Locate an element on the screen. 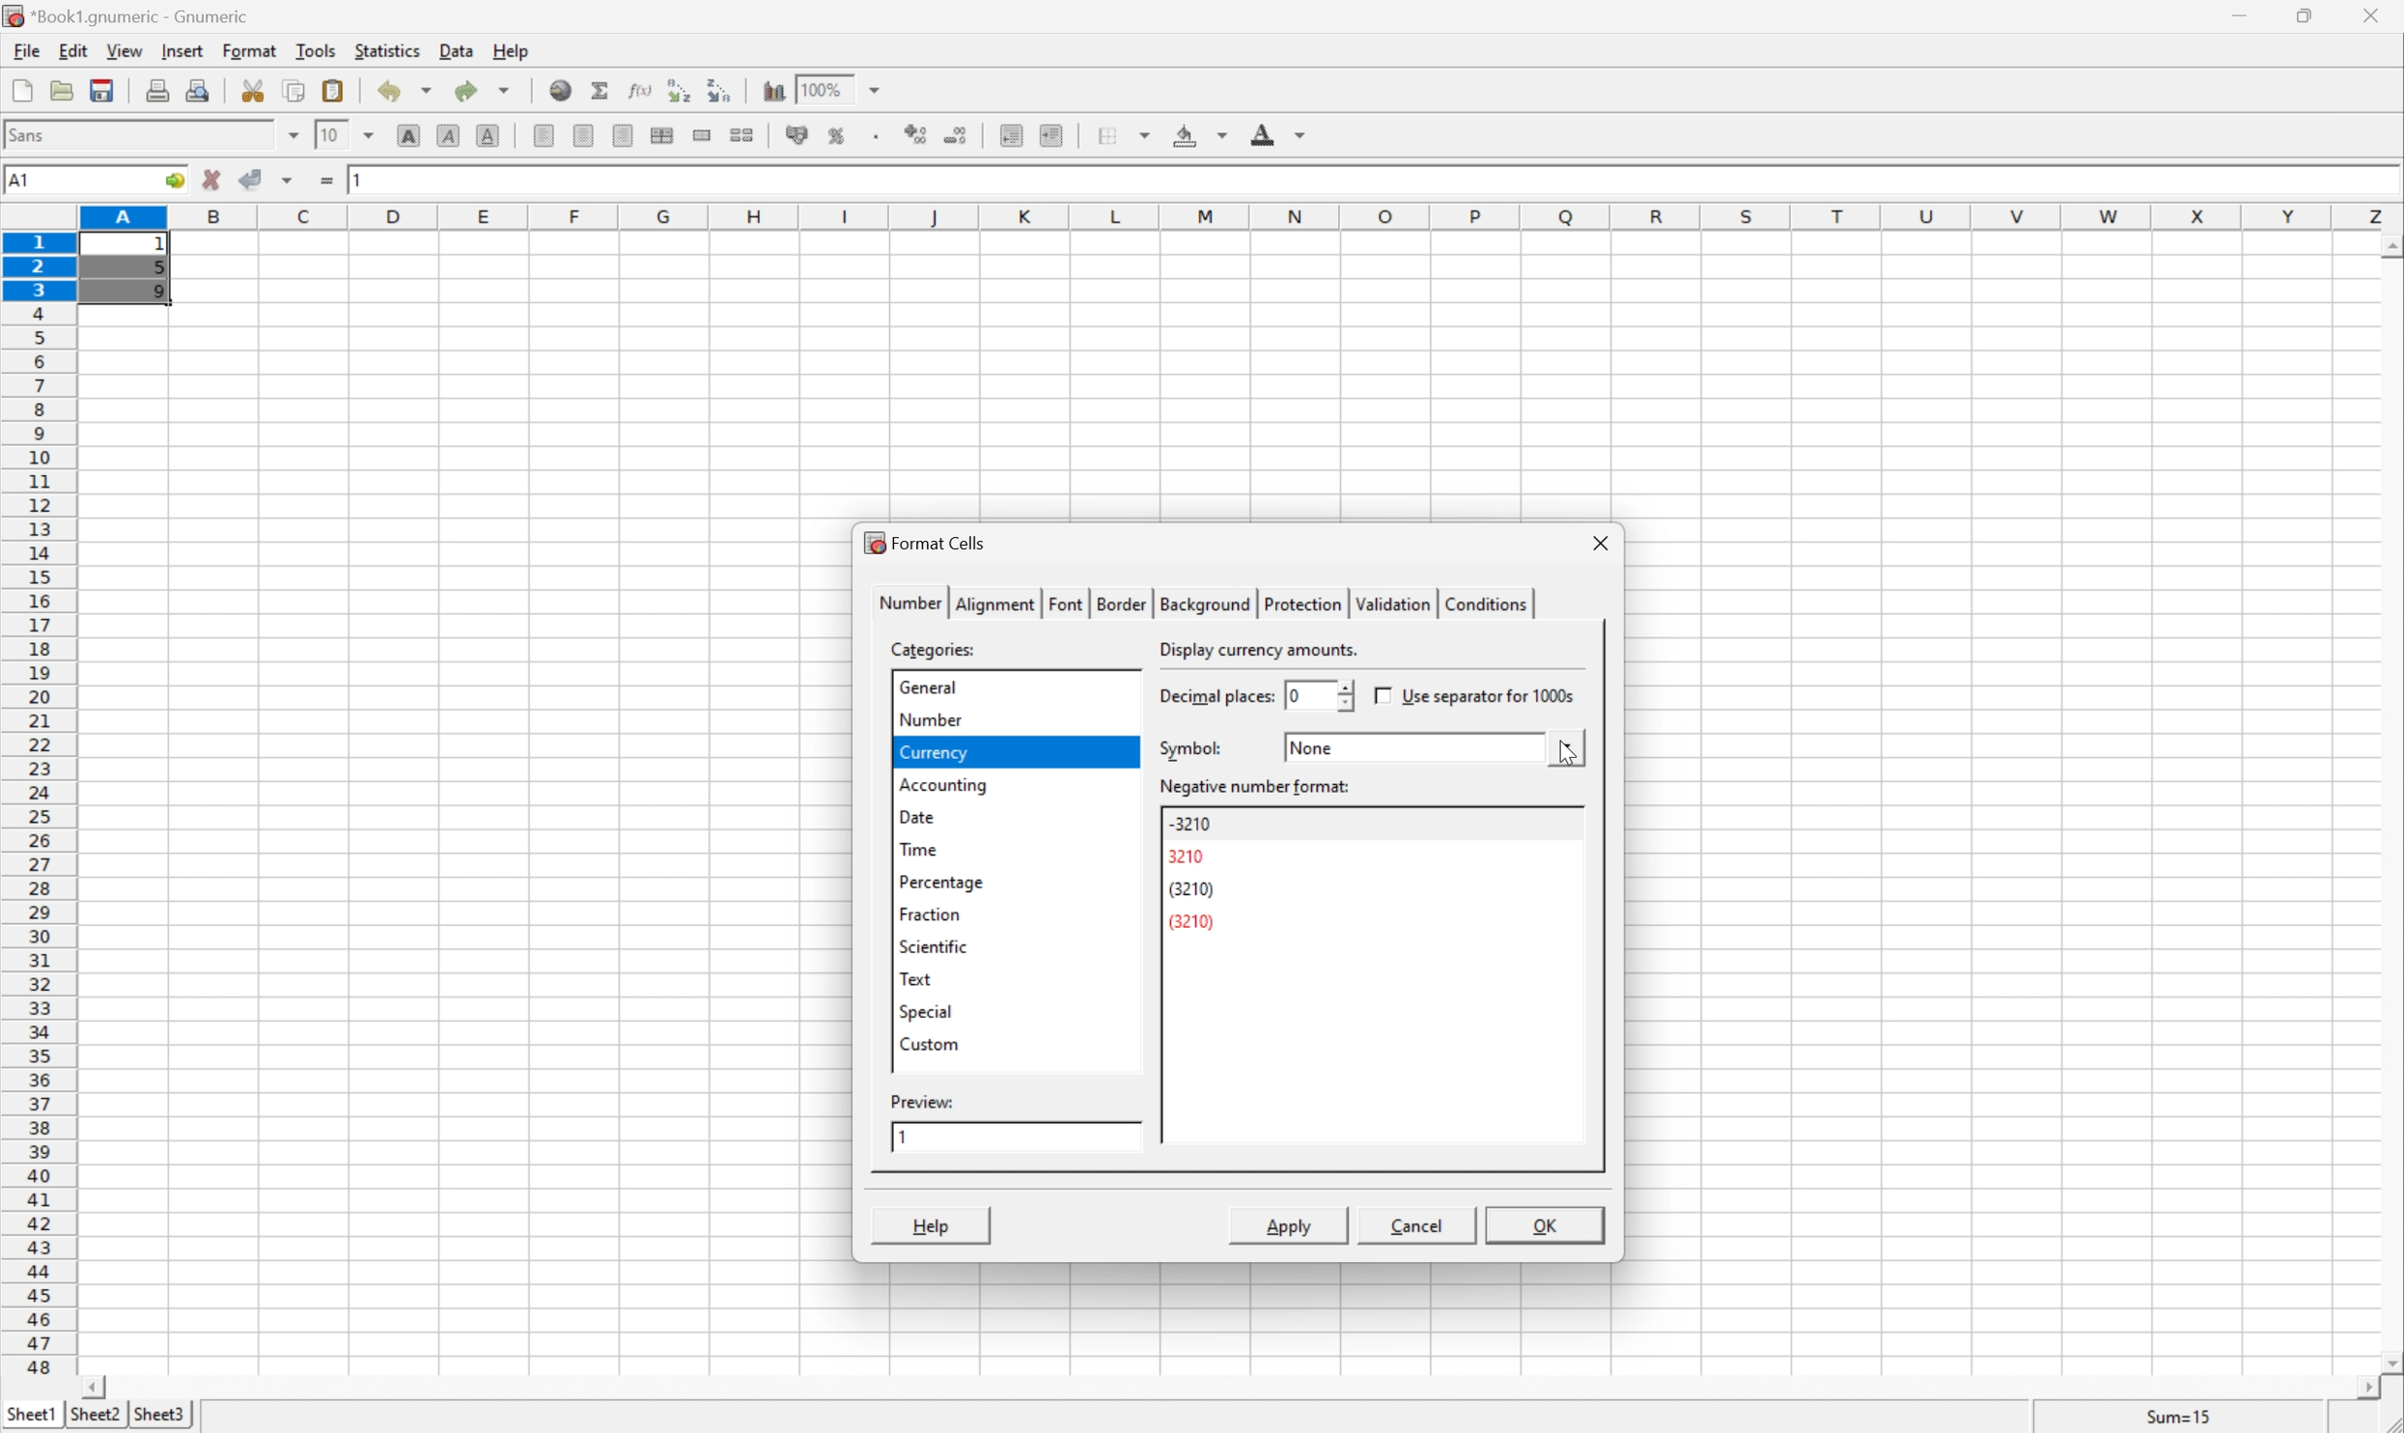 This screenshot has height=1433, width=2404. Sort the selected region in descending order based on the first column selected is located at coordinates (720, 88).